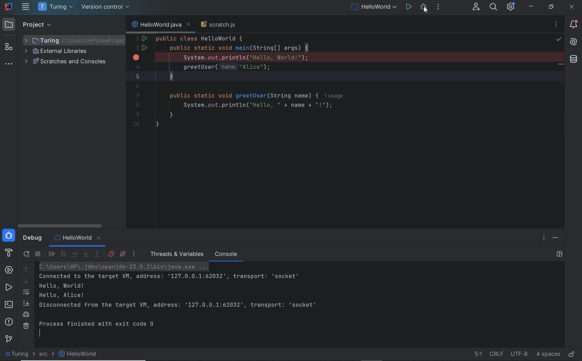 Image resolution: width=582 pixels, height=361 pixels. Describe the element at coordinates (176, 254) in the screenshot. I see `threads & variables` at that location.